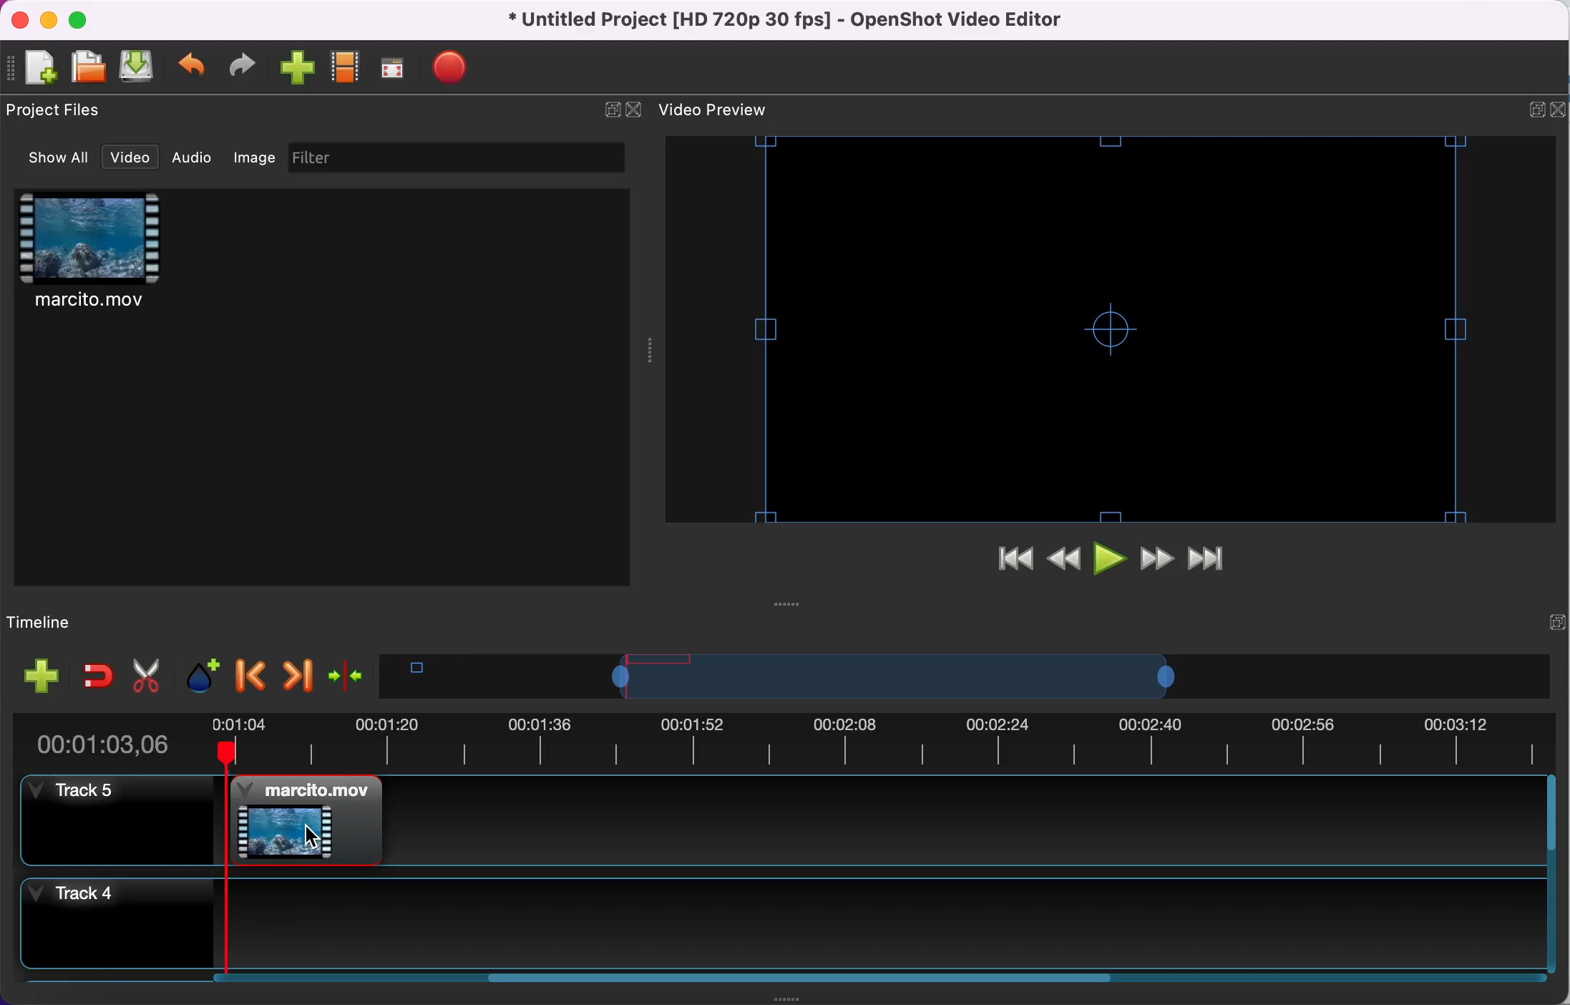  What do you see at coordinates (87, 68) in the screenshot?
I see `open file` at bounding box center [87, 68].